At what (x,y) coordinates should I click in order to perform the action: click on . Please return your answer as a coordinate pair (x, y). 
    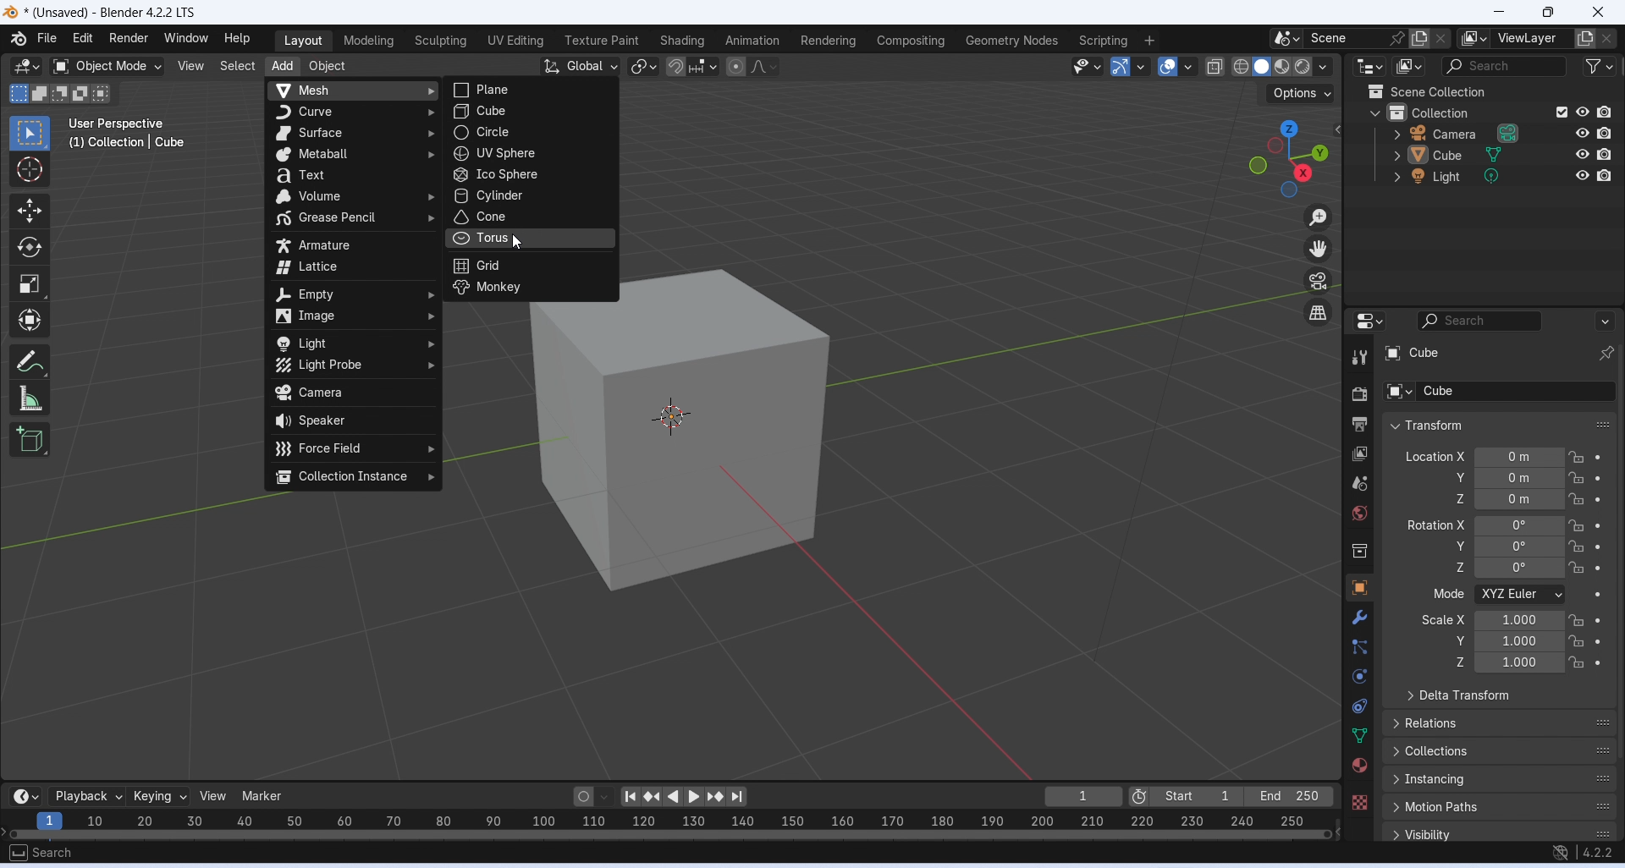
    Looking at the image, I should click on (1362, 484).